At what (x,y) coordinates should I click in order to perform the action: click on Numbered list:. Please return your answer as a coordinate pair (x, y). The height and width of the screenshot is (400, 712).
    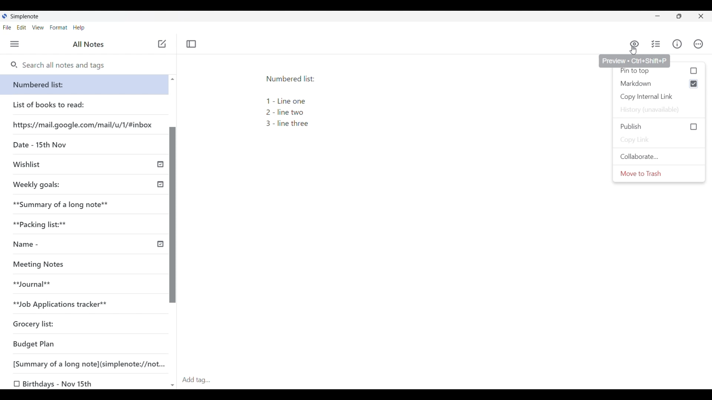
    Looking at the image, I should click on (85, 84).